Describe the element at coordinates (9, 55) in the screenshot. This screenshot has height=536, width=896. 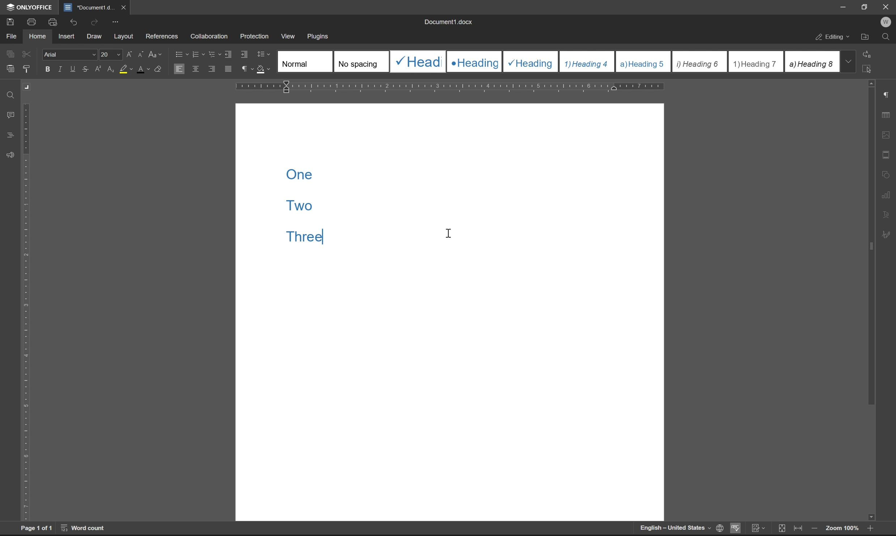
I see `caopy` at that location.